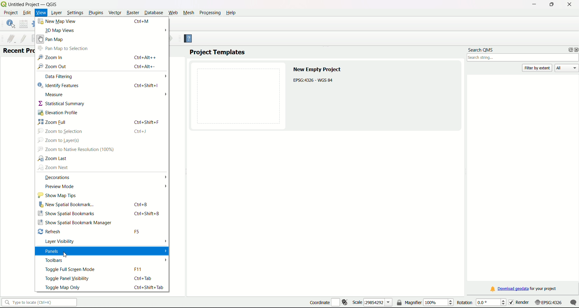 Image resolution: width=579 pixels, height=308 pixels. Describe the element at coordinates (23, 39) in the screenshot. I see `toggle edit` at that location.